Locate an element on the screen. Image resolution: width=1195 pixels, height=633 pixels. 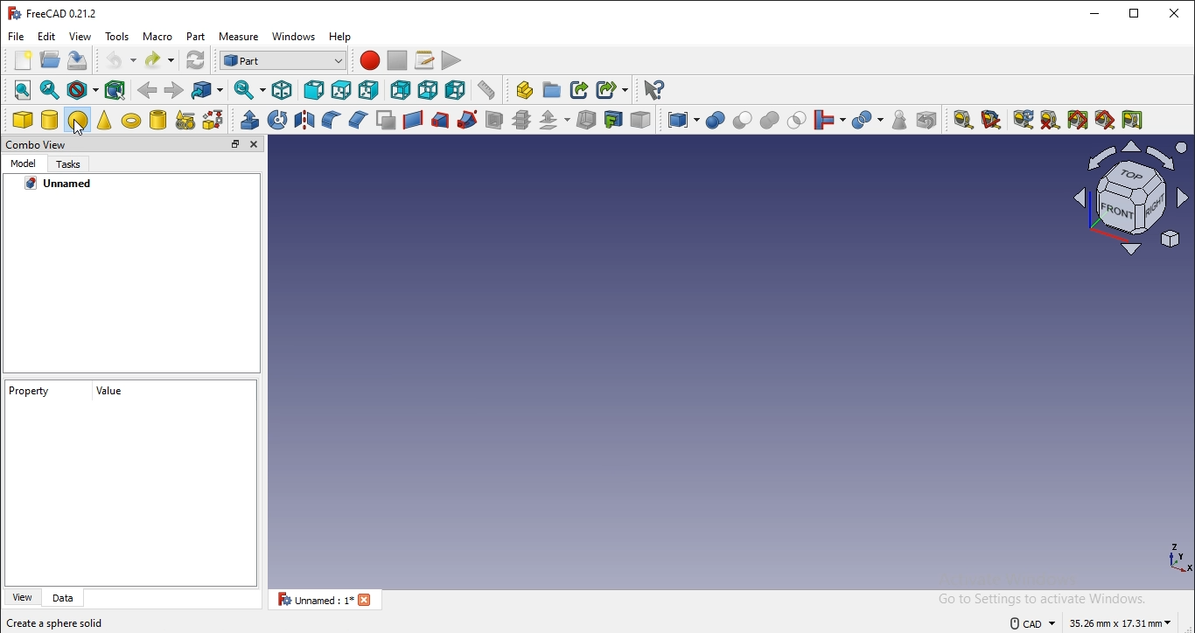
make face from wires is located at coordinates (385, 118).